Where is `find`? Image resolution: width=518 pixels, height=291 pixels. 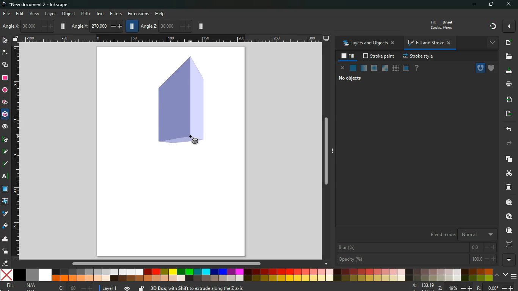
find is located at coordinates (508, 231).